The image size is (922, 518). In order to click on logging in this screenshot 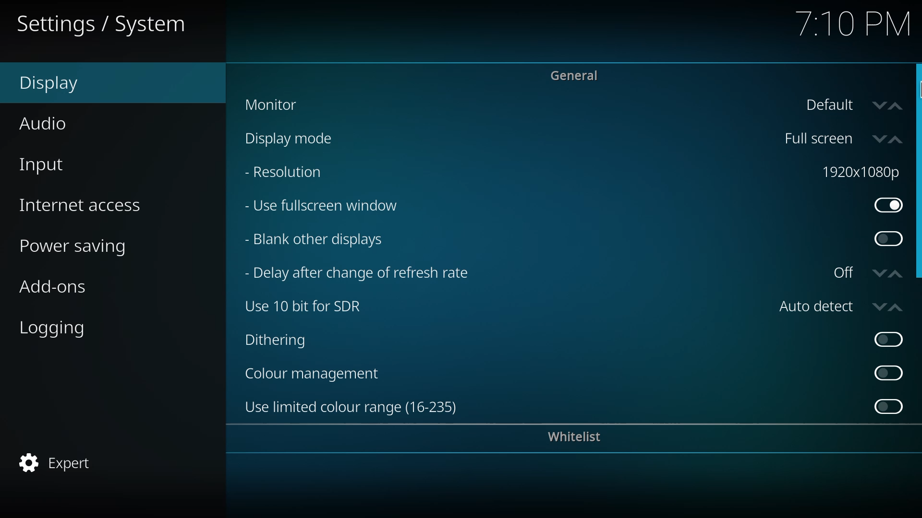, I will do `click(56, 329)`.